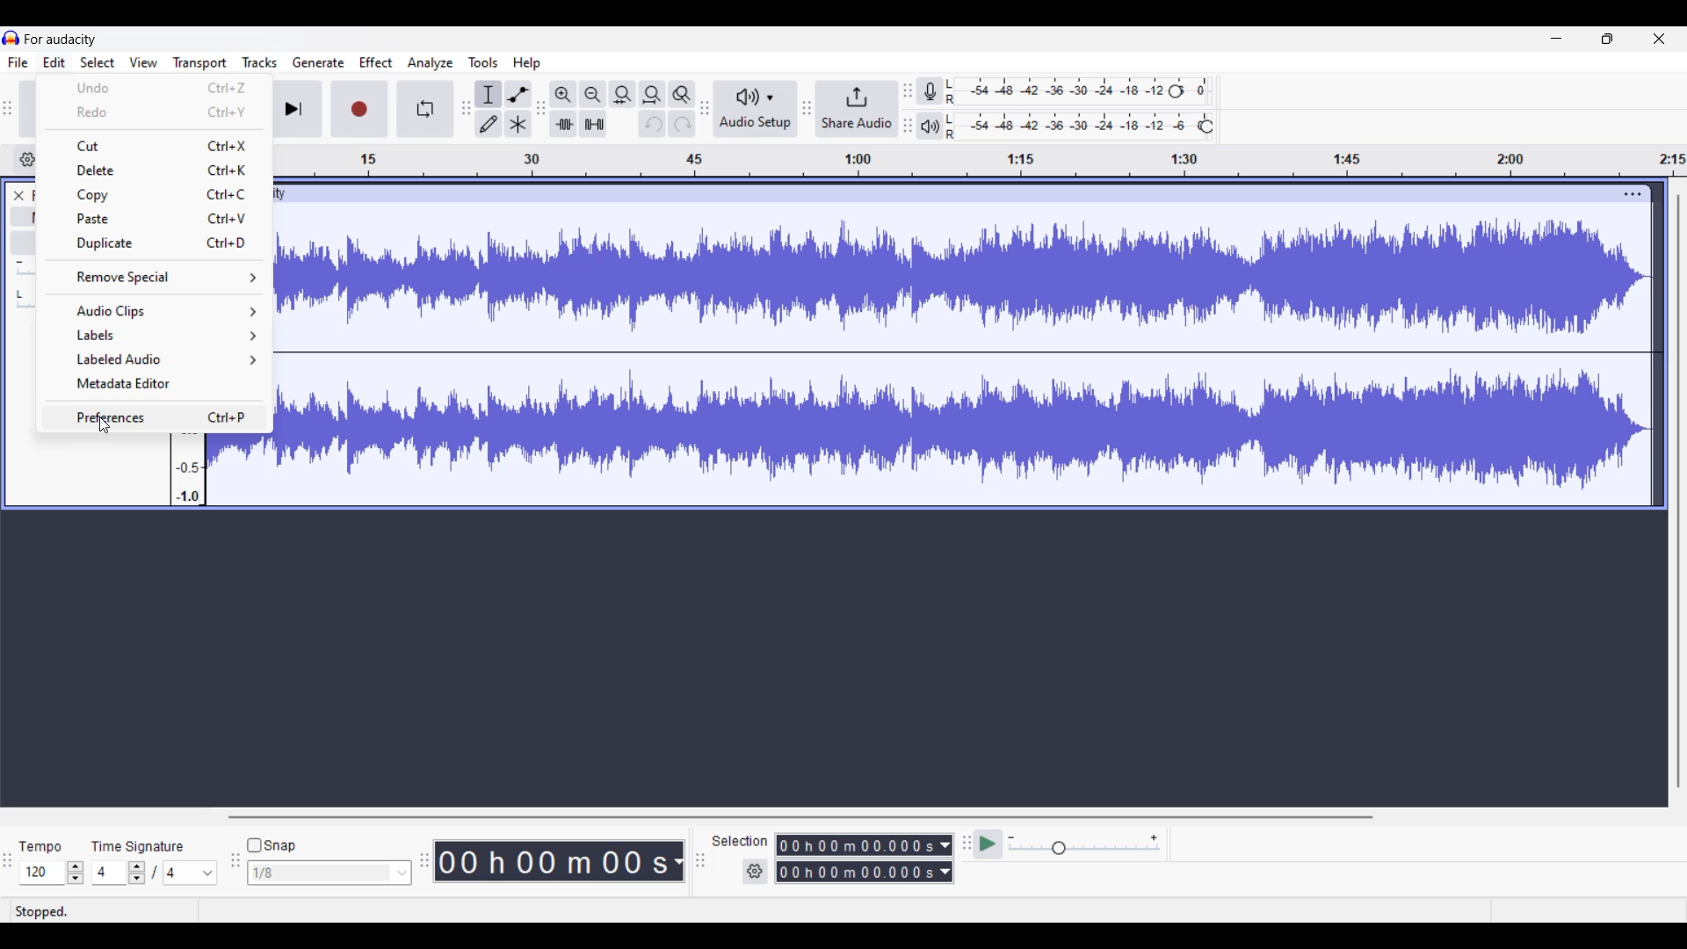  I want to click on Scale to measure length of track, so click(982, 162).